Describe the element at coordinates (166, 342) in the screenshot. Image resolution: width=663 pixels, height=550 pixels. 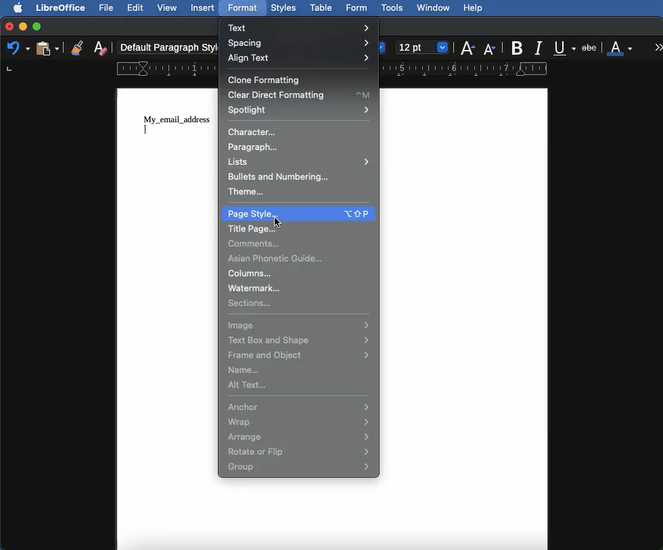
I see `page` at that location.